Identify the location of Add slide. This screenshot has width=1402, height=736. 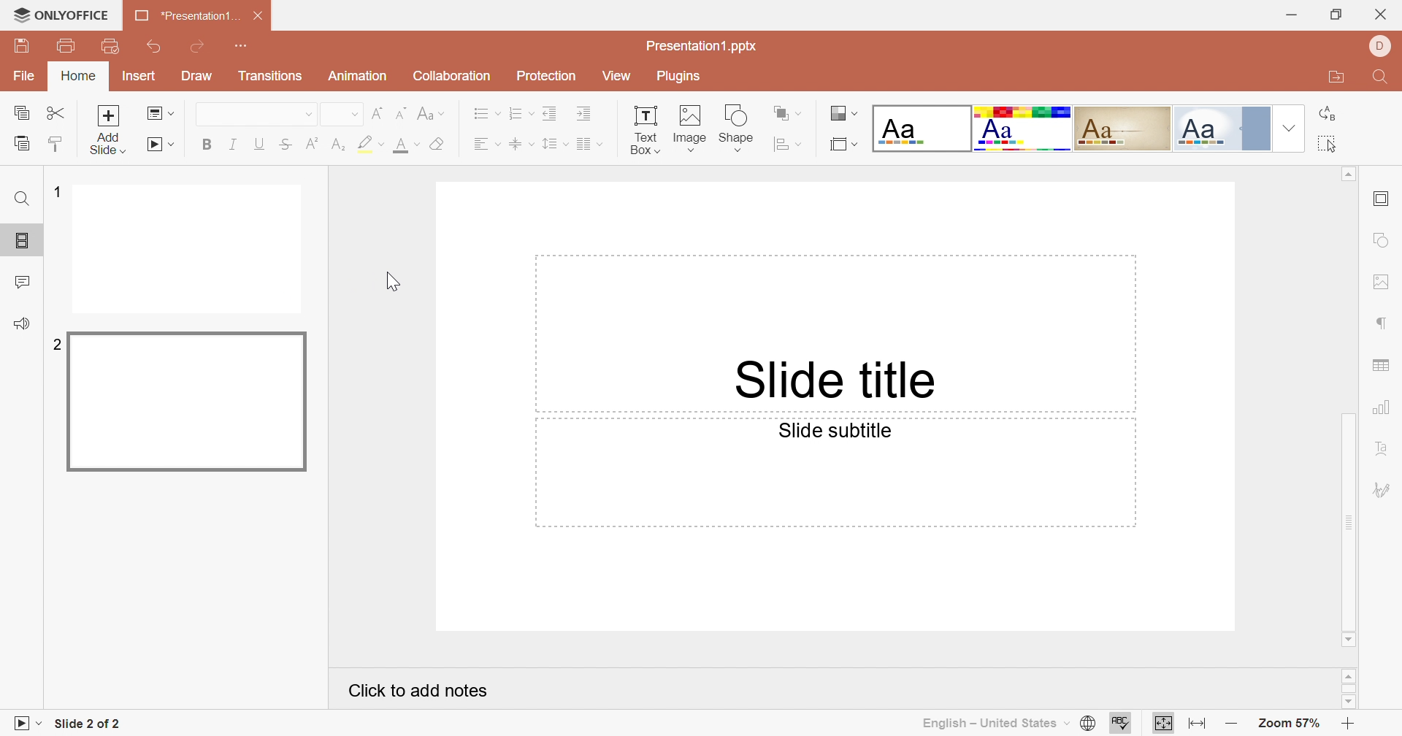
(109, 129).